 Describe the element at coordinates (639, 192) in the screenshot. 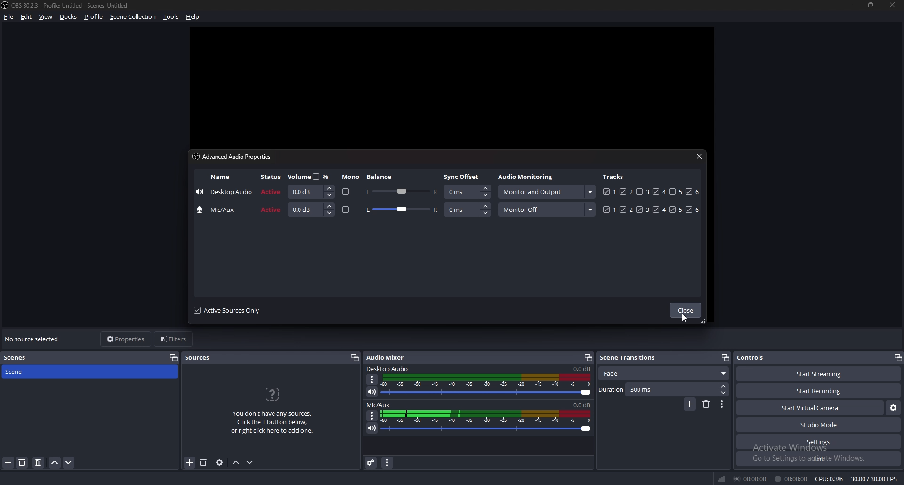

I see `track` at that location.